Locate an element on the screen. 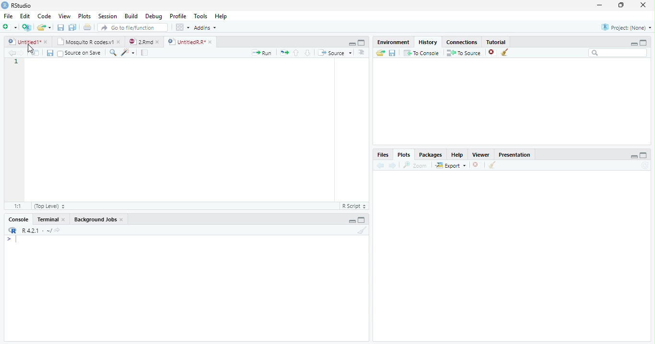  Go to next section/chunk is located at coordinates (307, 53).